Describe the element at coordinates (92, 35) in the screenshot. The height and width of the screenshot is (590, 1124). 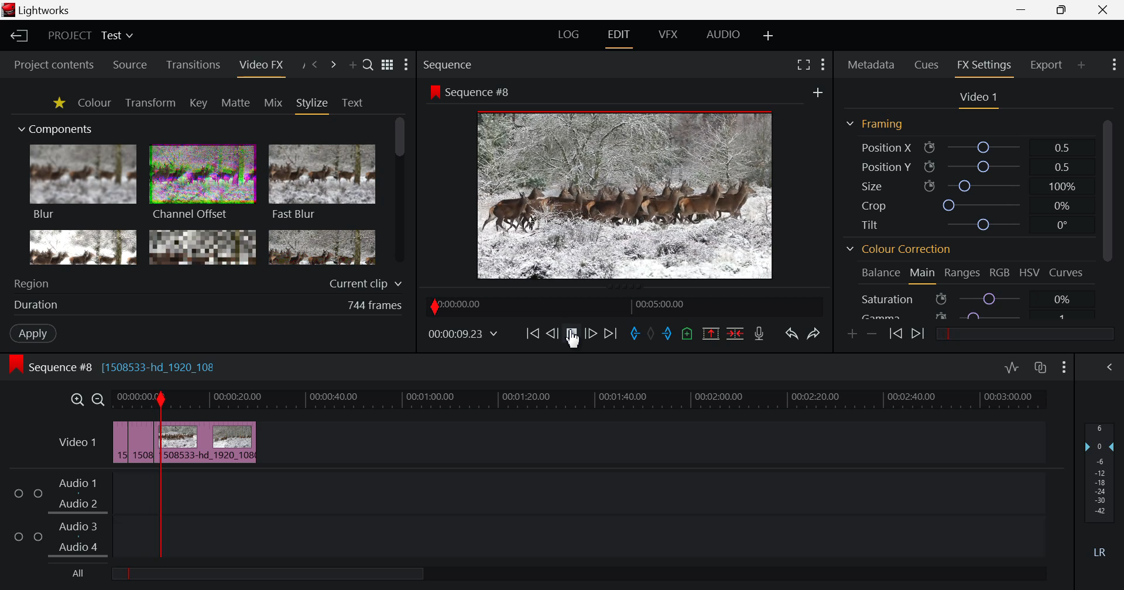
I see `Project Title` at that location.